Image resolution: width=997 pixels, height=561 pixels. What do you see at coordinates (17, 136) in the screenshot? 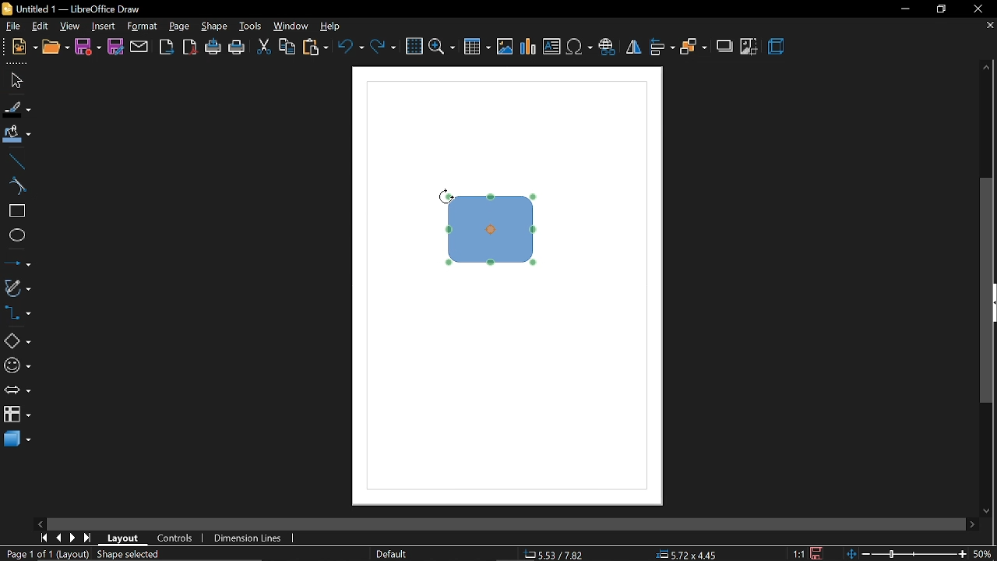
I see `fill color` at bounding box center [17, 136].